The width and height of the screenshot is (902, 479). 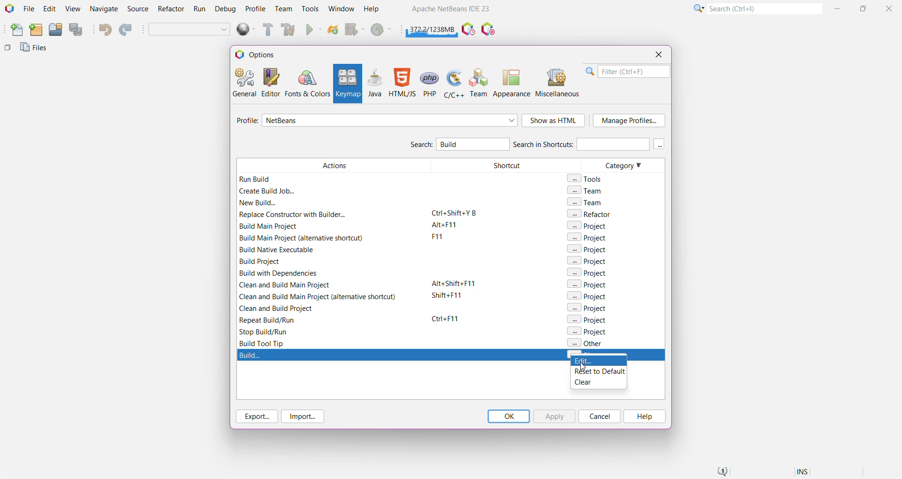 I want to click on Minimize, so click(x=839, y=8).